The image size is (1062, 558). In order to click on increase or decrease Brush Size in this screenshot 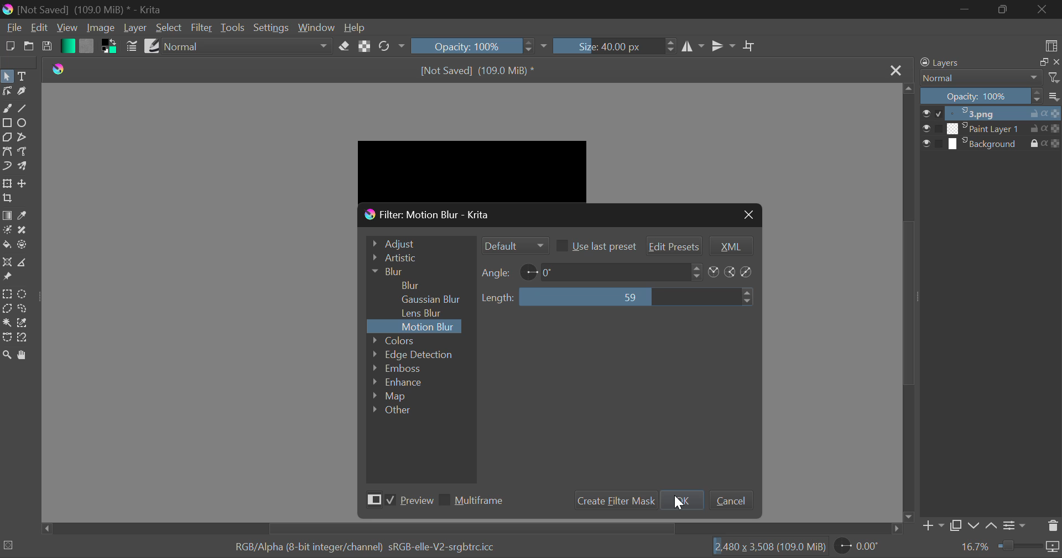, I will do `click(671, 48)`.